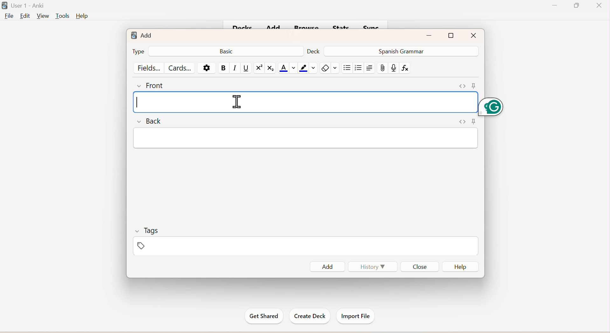 The width and height of the screenshot is (610, 333). What do you see at coordinates (9, 17) in the screenshot?
I see `` at bounding box center [9, 17].